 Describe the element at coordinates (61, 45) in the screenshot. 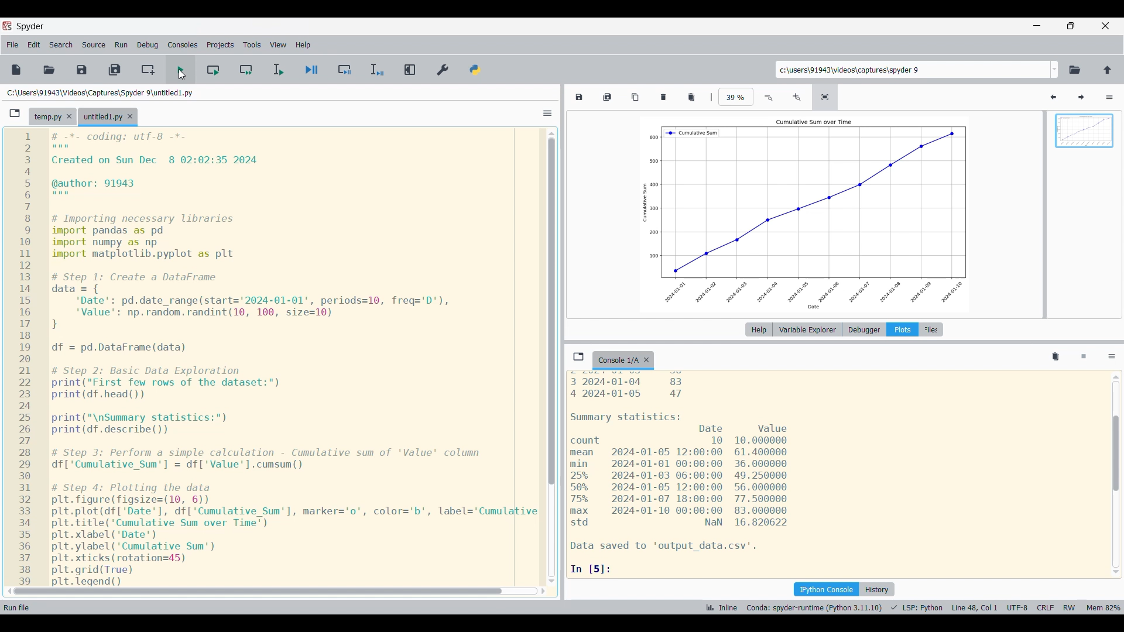

I see `Search menu` at that location.